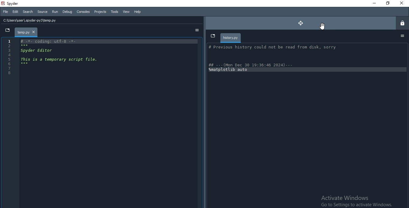 The width and height of the screenshot is (409, 208). What do you see at coordinates (5, 12) in the screenshot?
I see `File ` at bounding box center [5, 12].